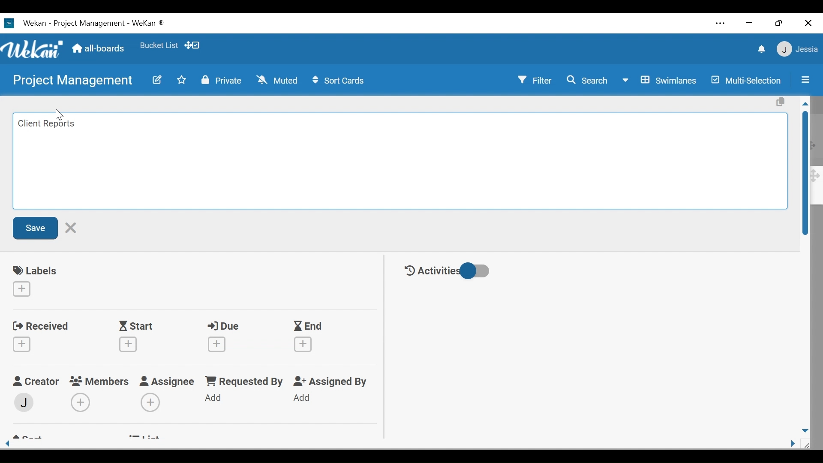 Image resolution: width=823 pixels, height=463 pixels. I want to click on Received Date, so click(42, 326).